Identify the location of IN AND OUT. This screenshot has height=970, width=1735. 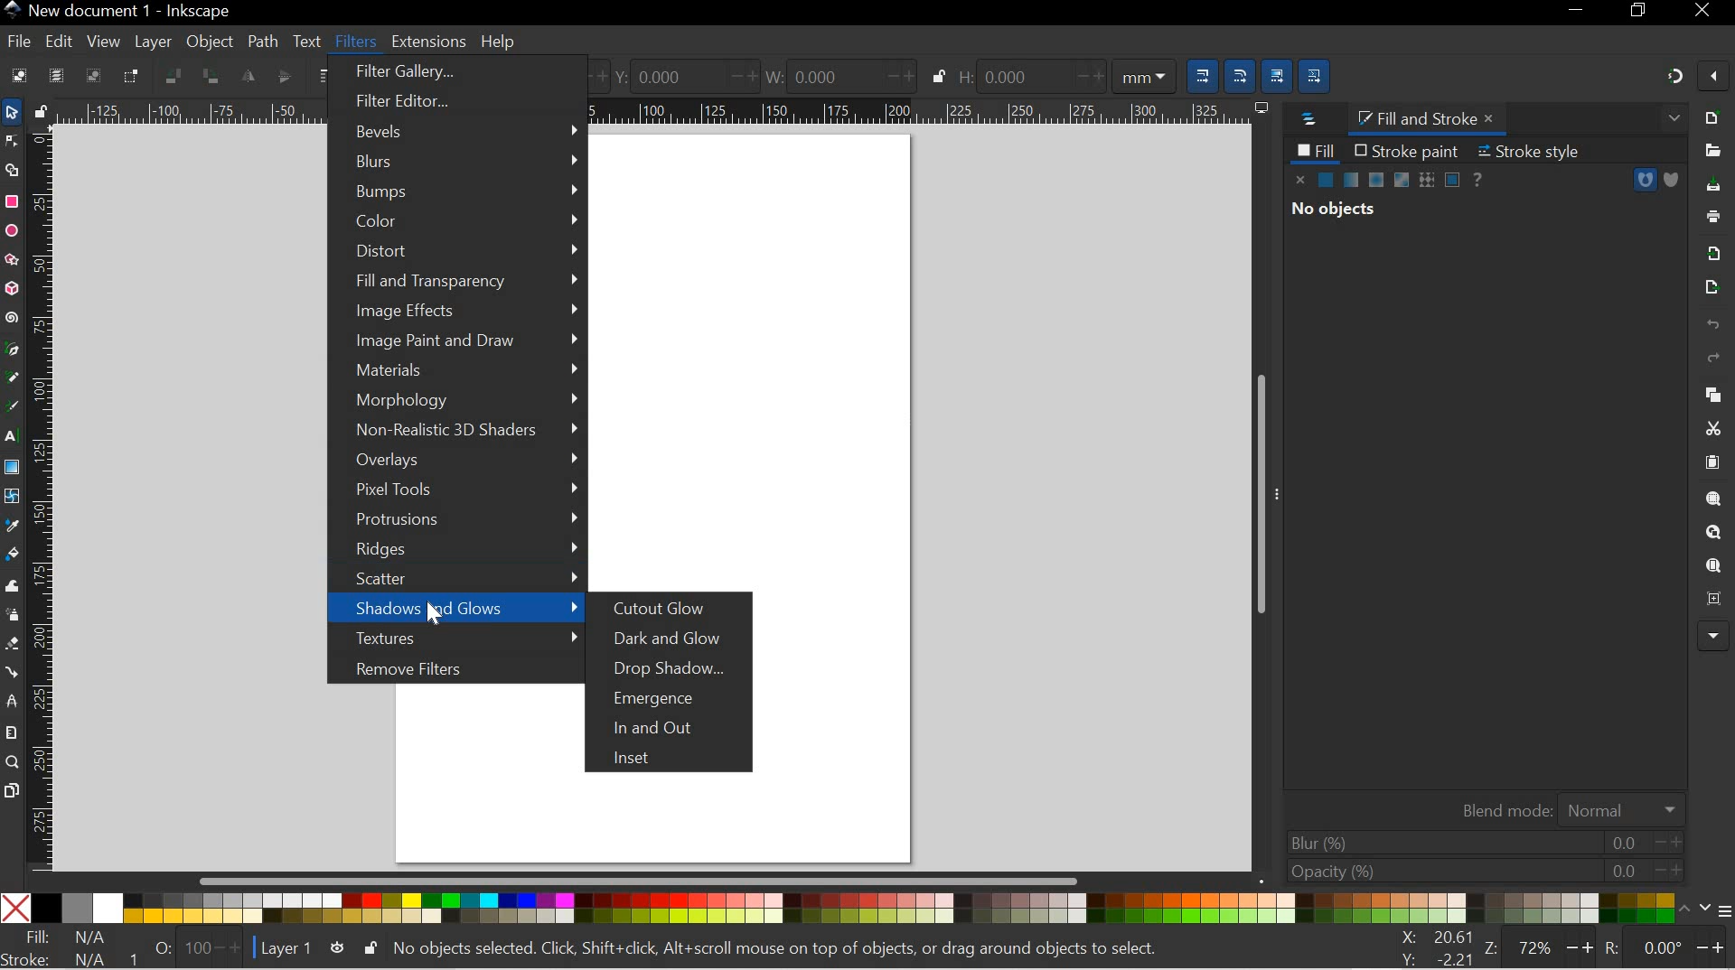
(674, 726).